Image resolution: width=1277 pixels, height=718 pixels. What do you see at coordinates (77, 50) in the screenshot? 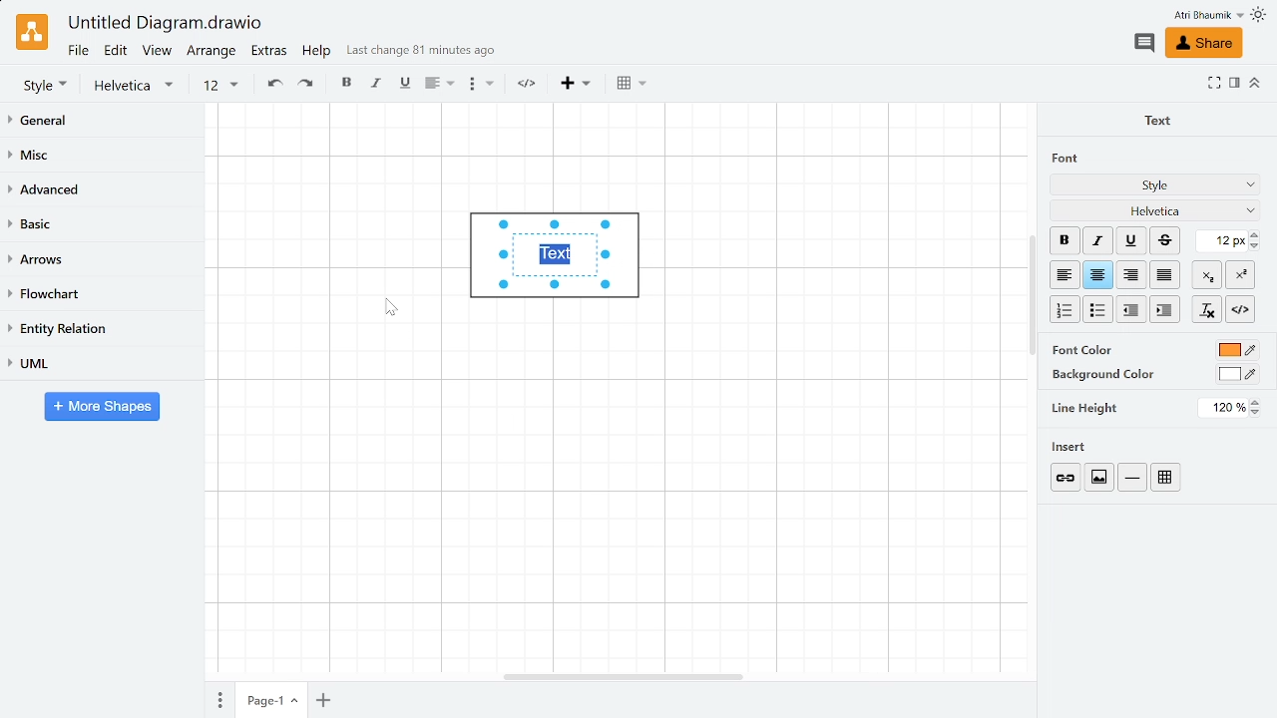
I see `File` at bounding box center [77, 50].